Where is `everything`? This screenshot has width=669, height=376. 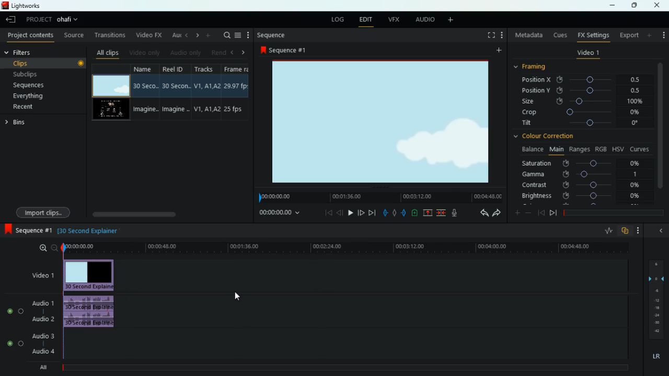
everything is located at coordinates (30, 97).